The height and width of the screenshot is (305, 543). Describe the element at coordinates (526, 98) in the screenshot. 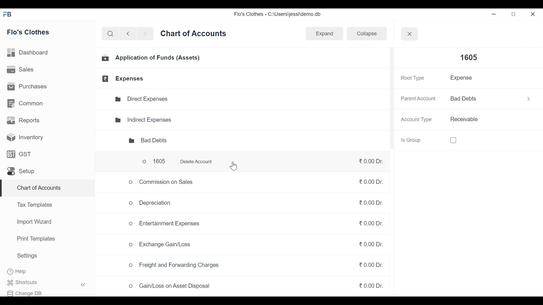

I see `More options` at that location.